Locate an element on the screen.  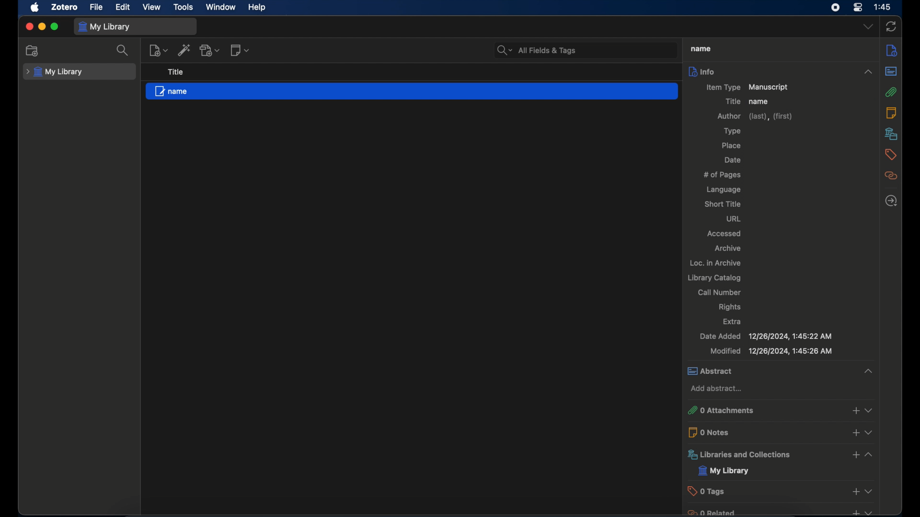
libraries is located at coordinates (891, 134).